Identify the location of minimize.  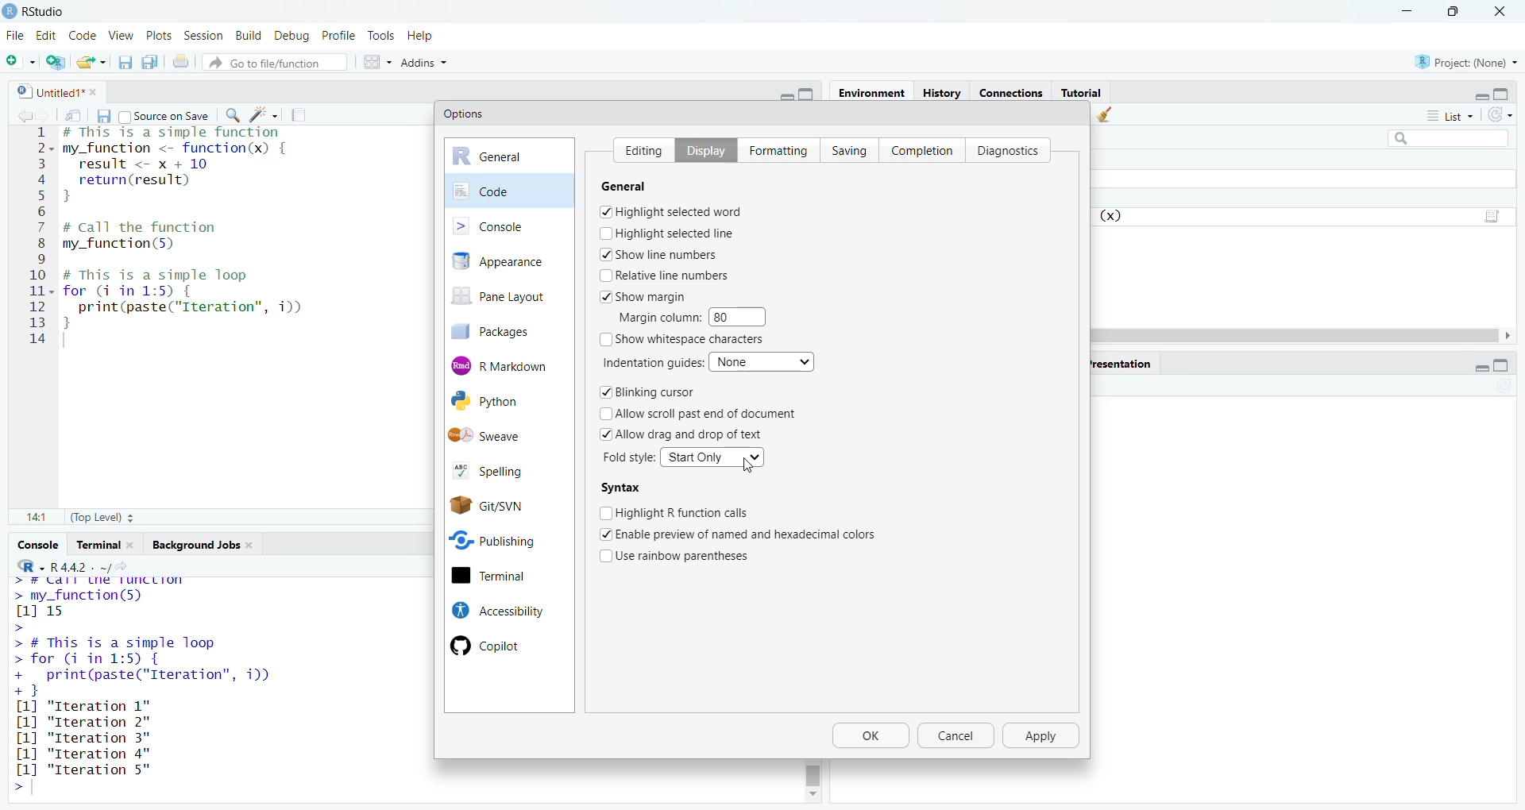
(1474, 368).